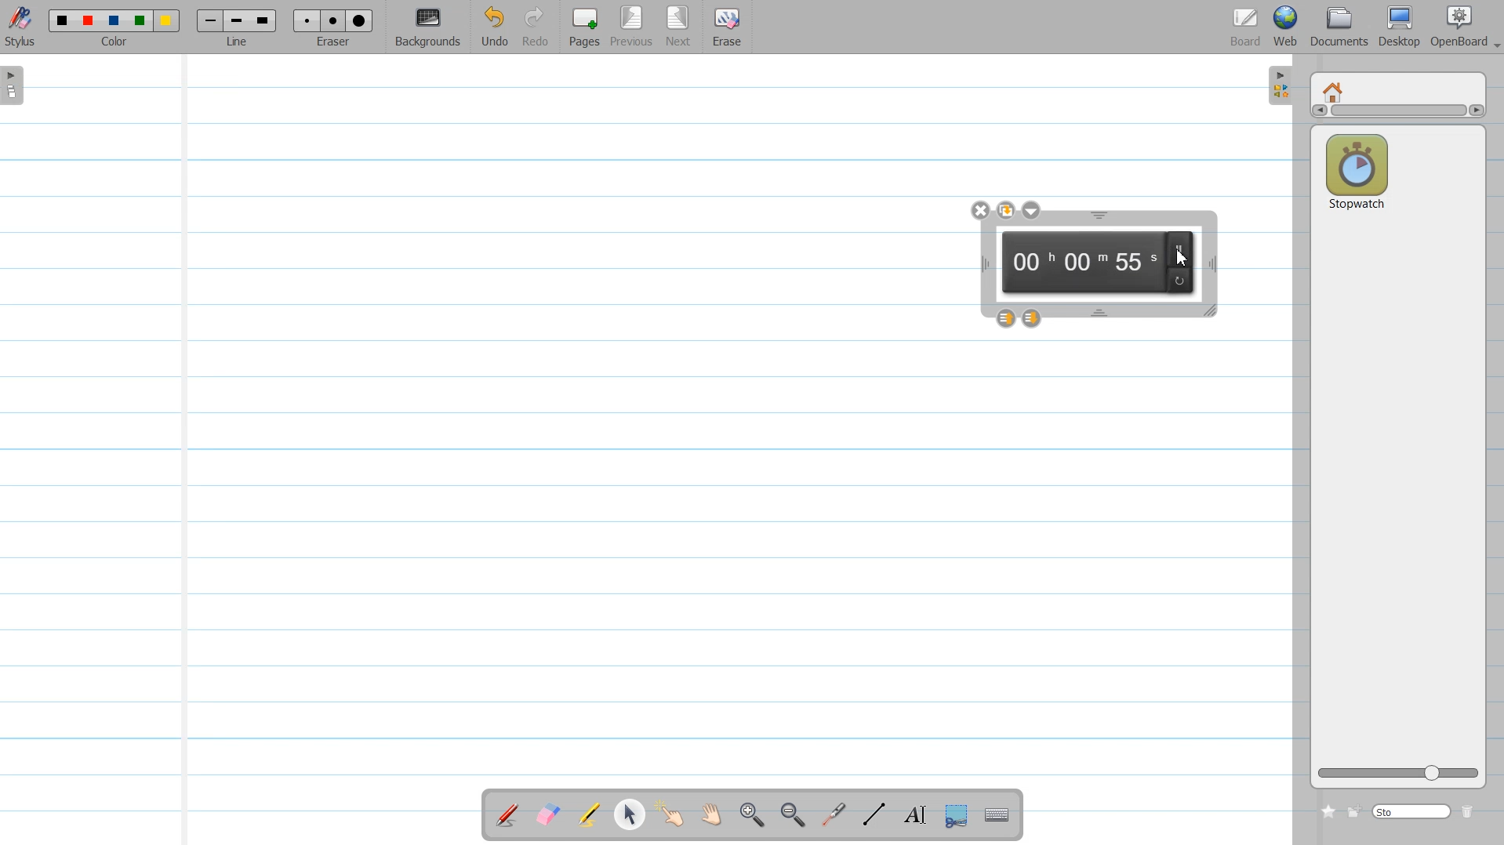  What do you see at coordinates (1400, 27) in the screenshot?
I see `Desktop` at bounding box center [1400, 27].